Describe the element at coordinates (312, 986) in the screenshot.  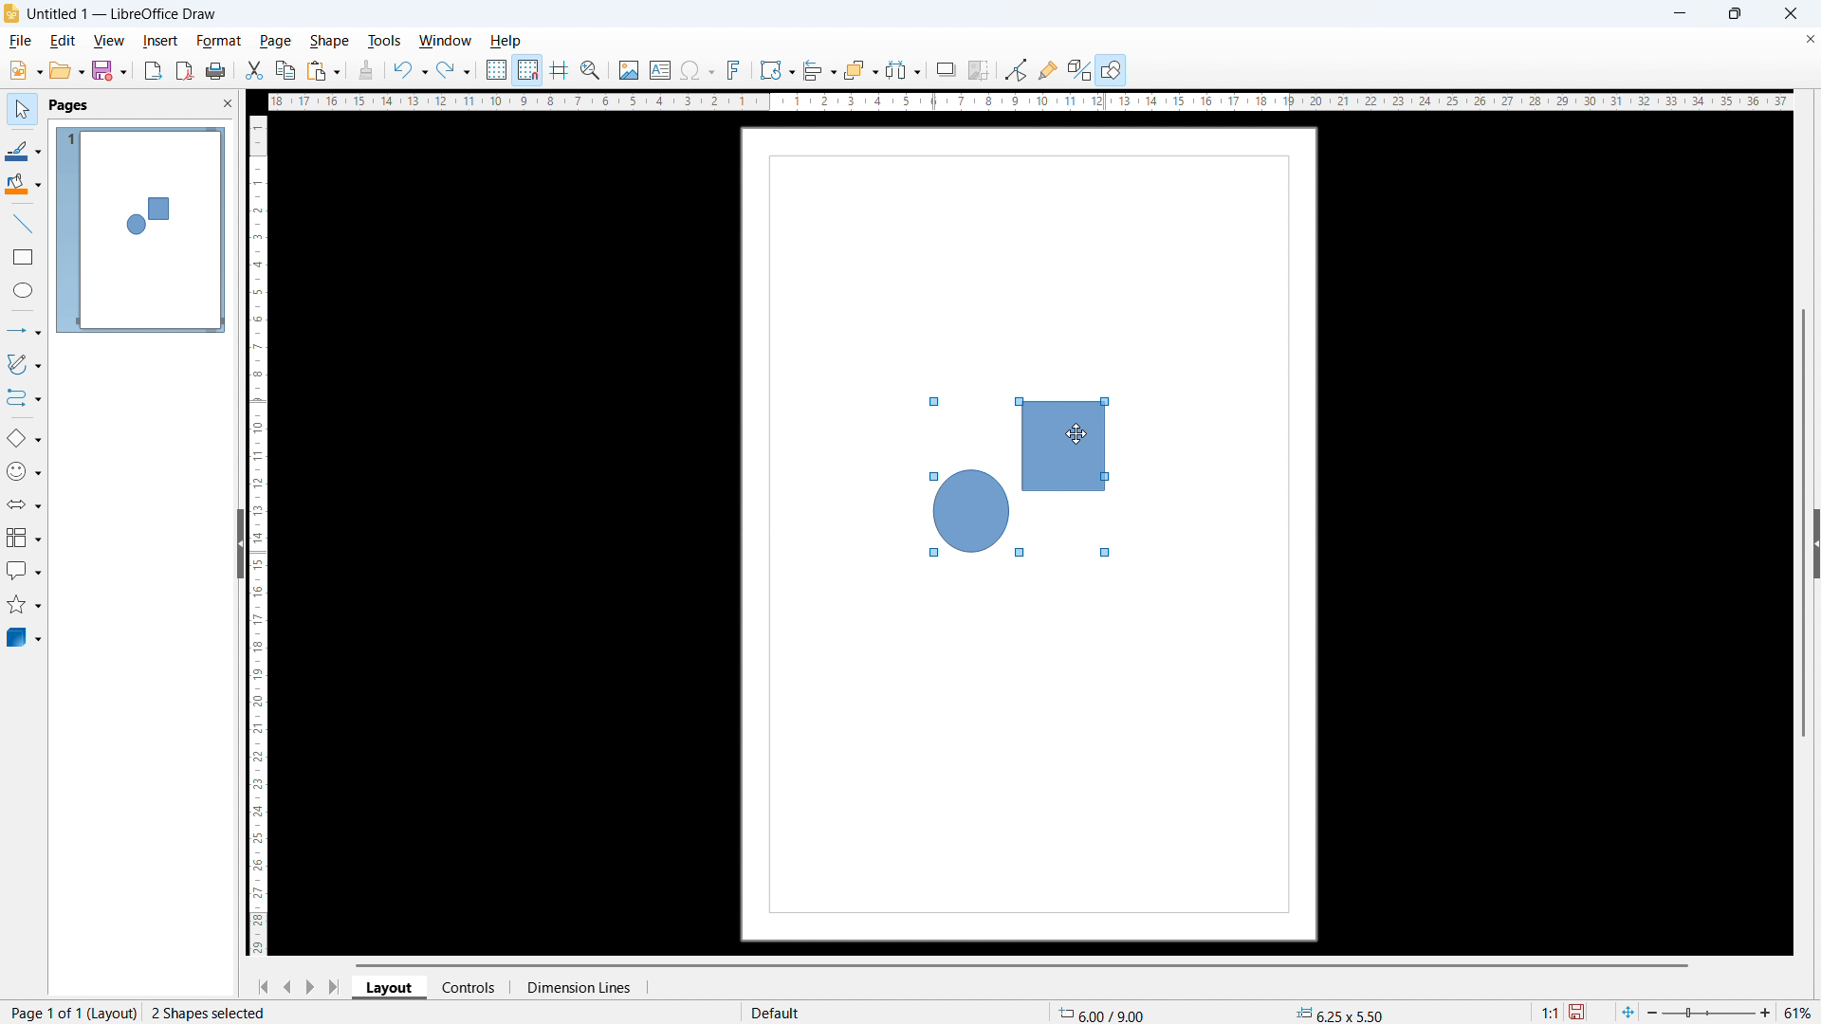
I see `next page` at that location.